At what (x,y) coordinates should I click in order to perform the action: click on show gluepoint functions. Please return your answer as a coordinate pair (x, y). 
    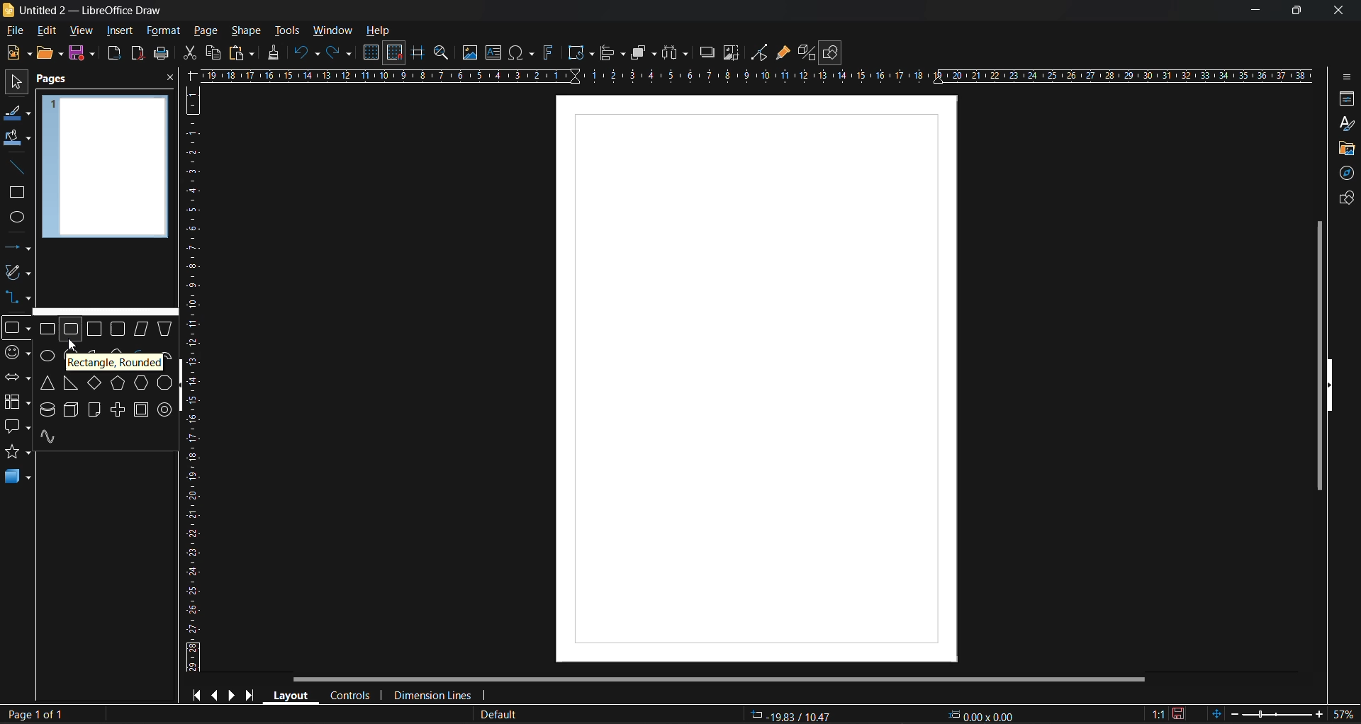
    Looking at the image, I should click on (783, 53).